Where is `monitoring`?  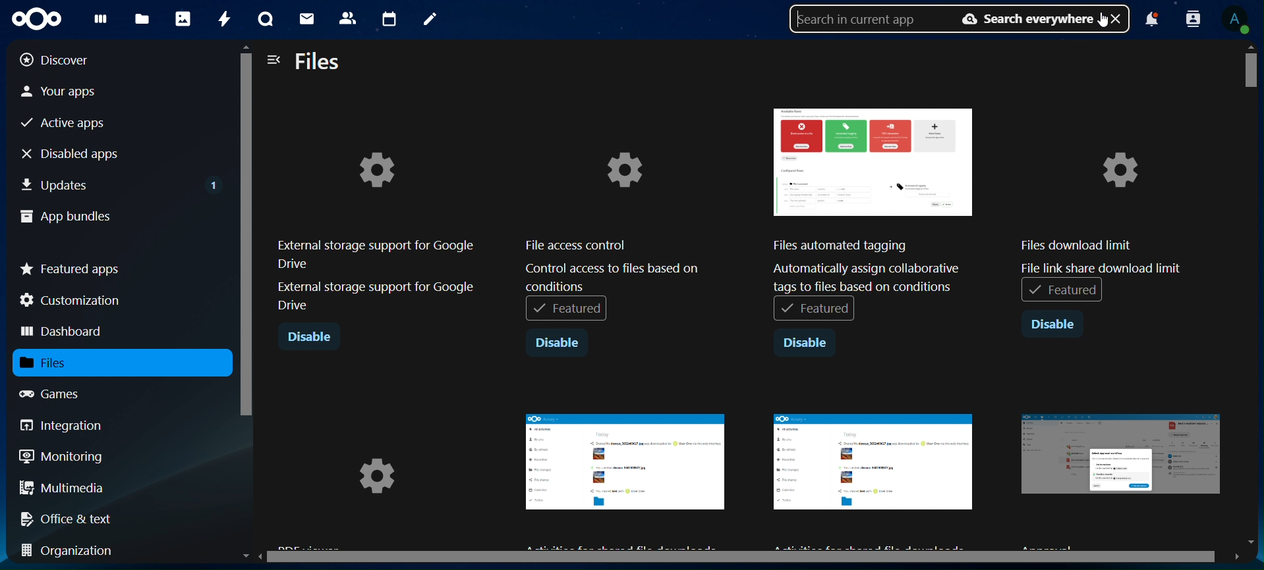 monitoring is located at coordinates (62, 455).